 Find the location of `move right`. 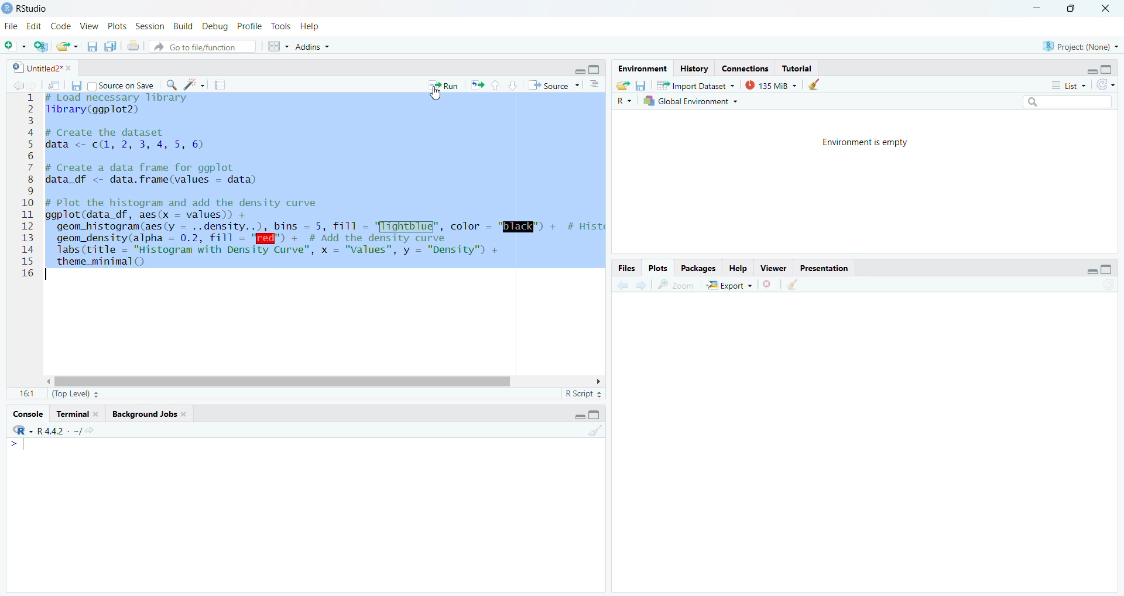

move right is located at coordinates (599, 381).